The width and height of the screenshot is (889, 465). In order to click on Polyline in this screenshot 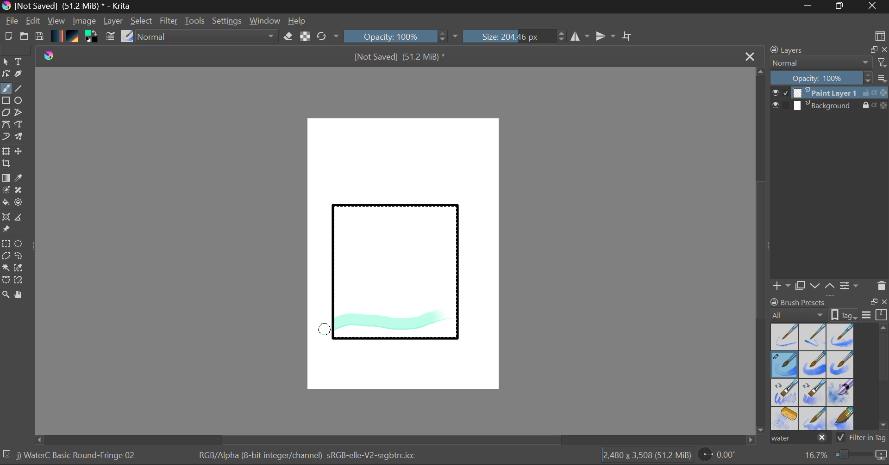, I will do `click(19, 113)`.